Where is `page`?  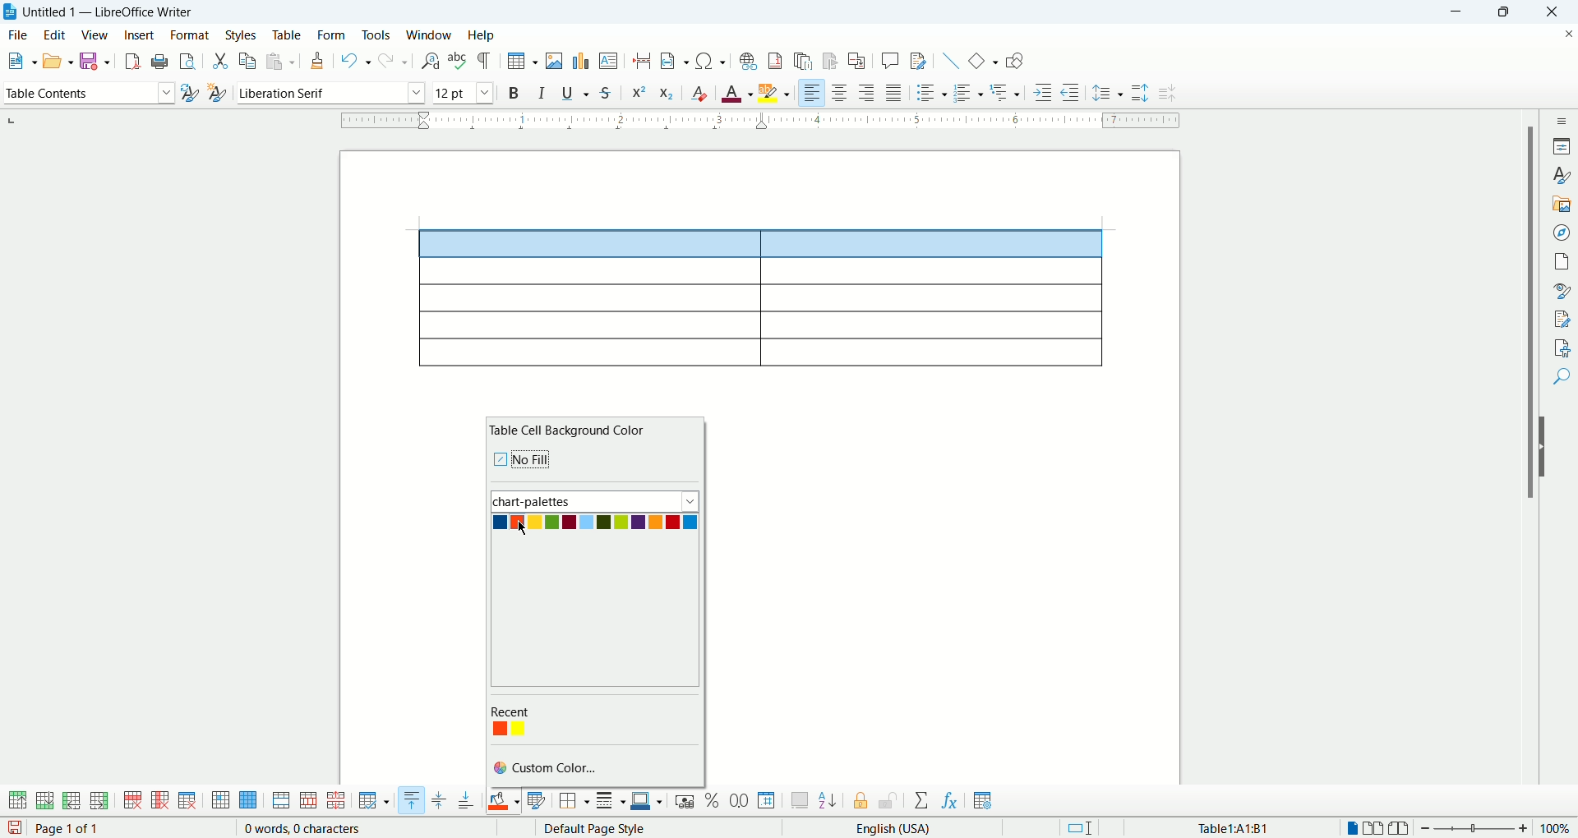 page is located at coordinates (1562, 260).